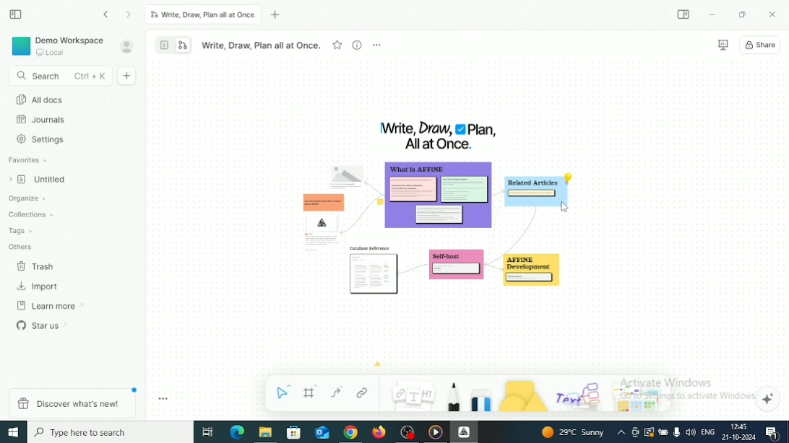 This screenshot has height=443, width=789. What do you see at coordinates (51, 306) in the screenshot?
I see `Learn more` at bounding box center [51, 306].